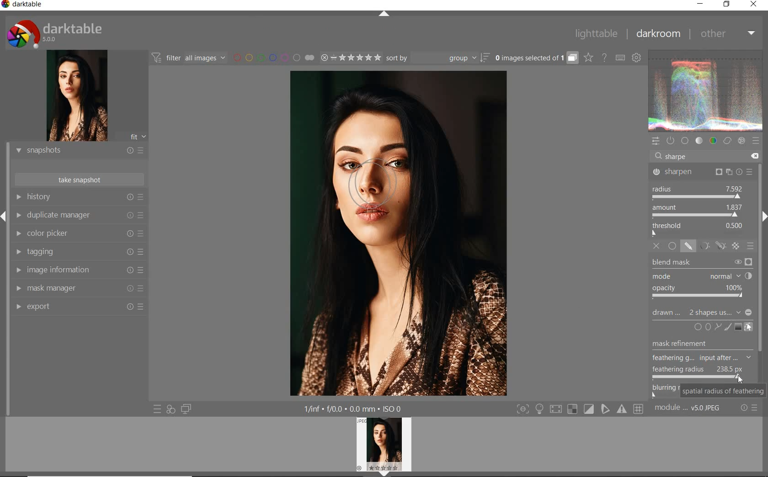 The width and height of the screenshot is (768, 477). Describe the element at coordinates (170, 410) in the screenshot. I see `quick access for applying any of your styles` at that location.